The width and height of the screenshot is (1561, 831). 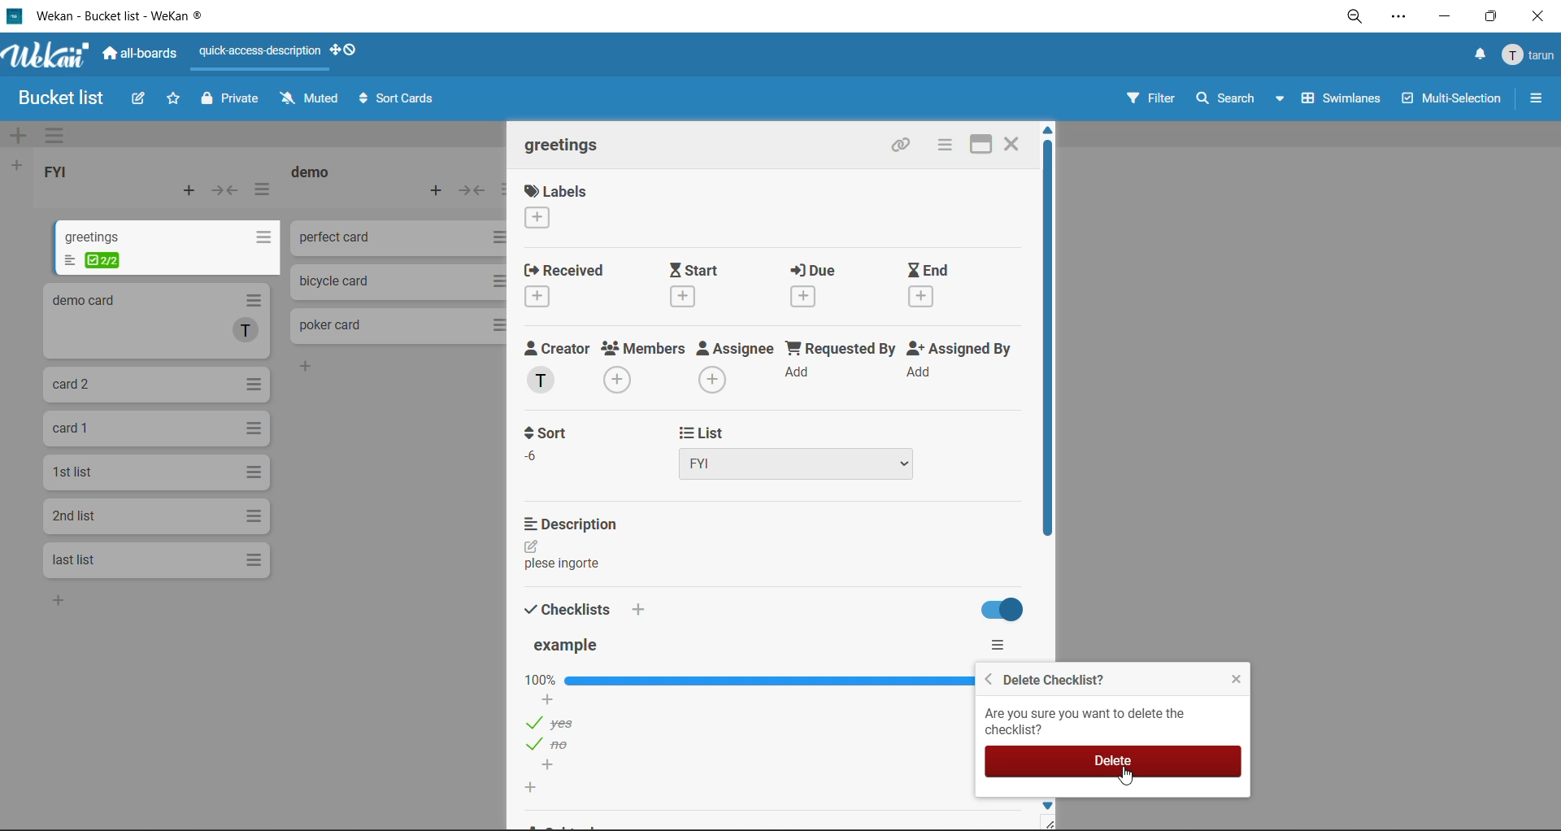 I want to click on list, so click(x=813, y=450).